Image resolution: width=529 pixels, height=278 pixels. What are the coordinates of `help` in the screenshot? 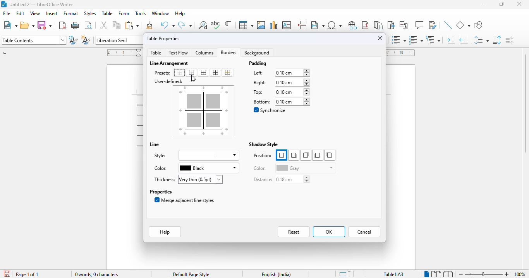 It's located at (165, 232).